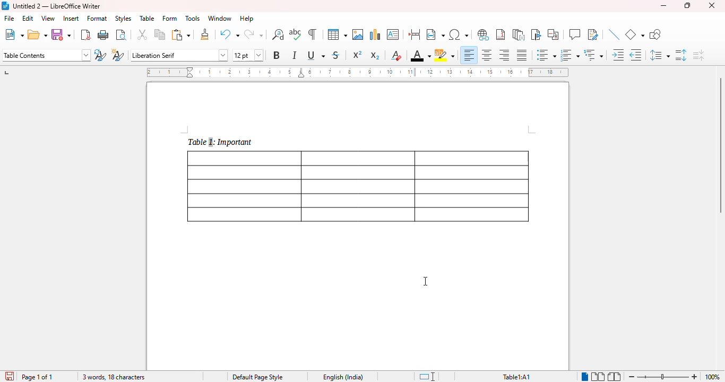 This screenshot has width=725, height=382. I want to click on caption added to table, so click(219, 142).